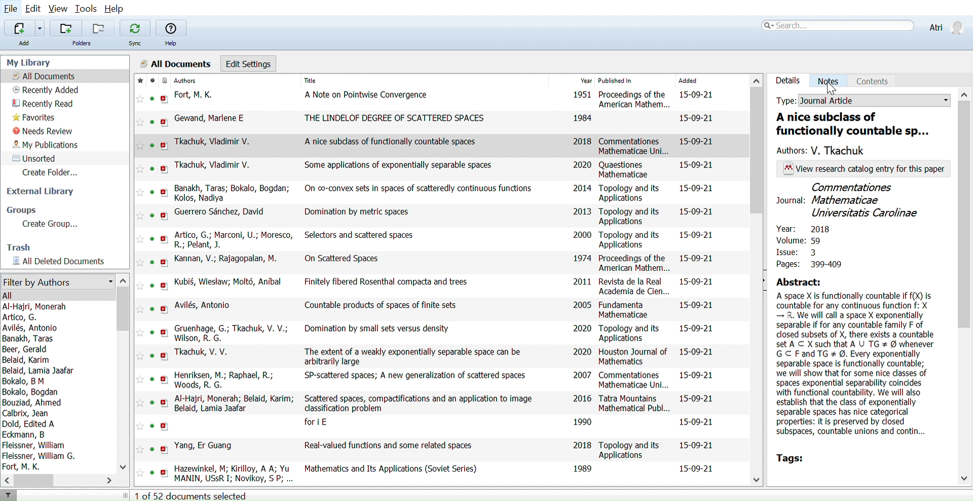 The height and width of the screenshot is (501, 973). What do you see at coordinates (140, 168) in the screenshot?
I see `Add this reference to favorites` at bounding box center [140, 168].